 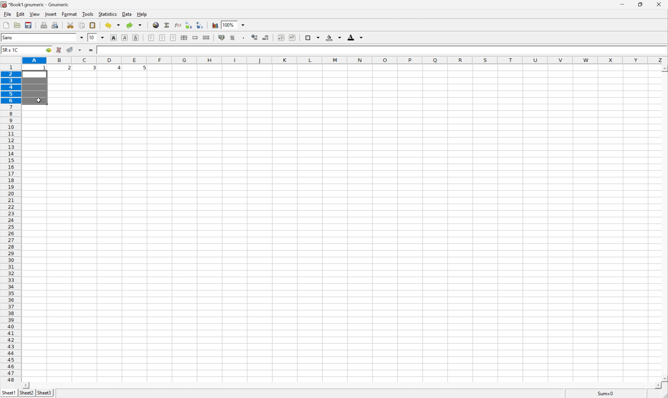 What do you see at coordinates (664, 69) in the screenshot?
I see `scroll up` at bounding box center [664, 69].